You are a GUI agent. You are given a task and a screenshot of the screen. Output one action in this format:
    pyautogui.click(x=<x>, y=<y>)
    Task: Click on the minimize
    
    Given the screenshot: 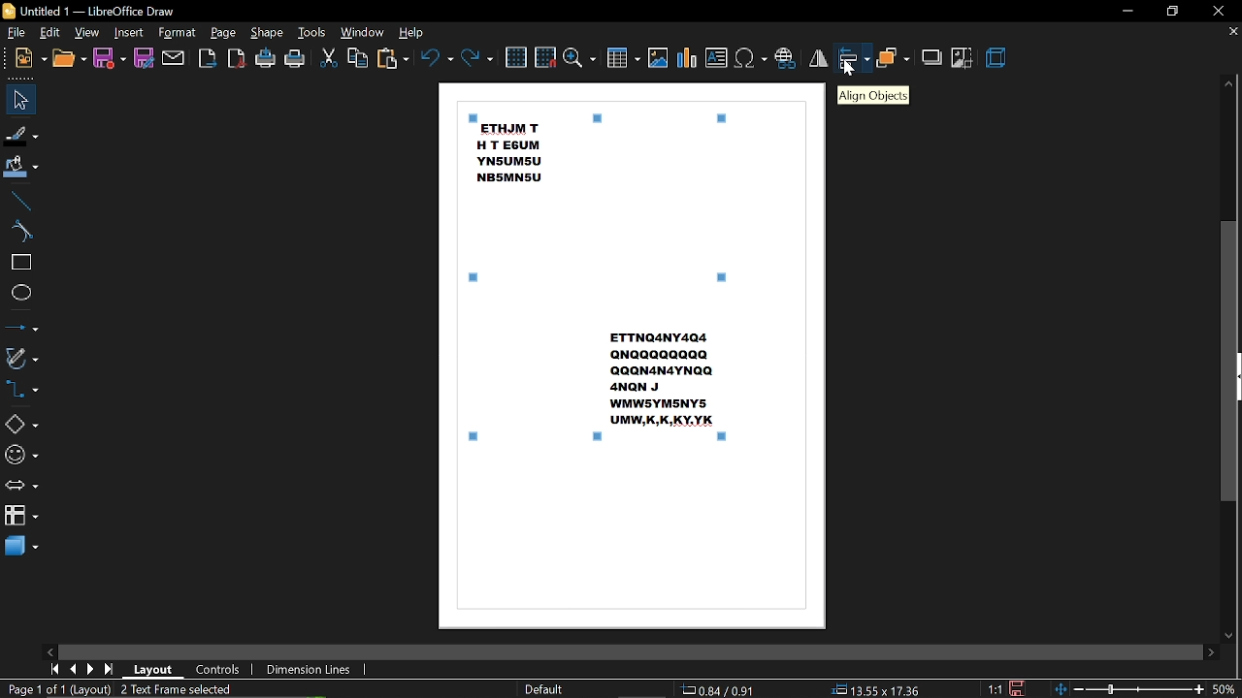 What is the action you would take?
    pyautogui.click(x=1127, y=10)
    